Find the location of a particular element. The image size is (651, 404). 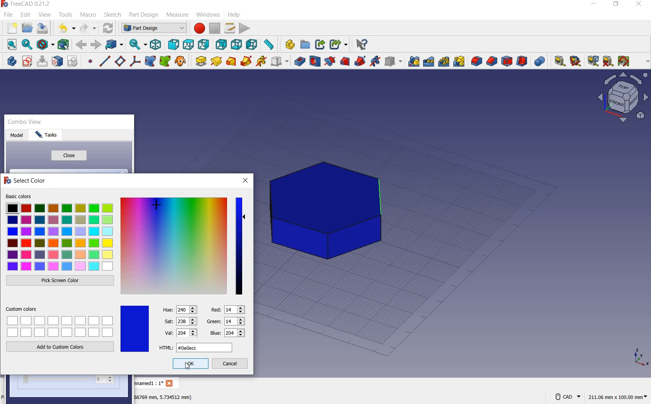

tasks is located at coordinates (50, 136).